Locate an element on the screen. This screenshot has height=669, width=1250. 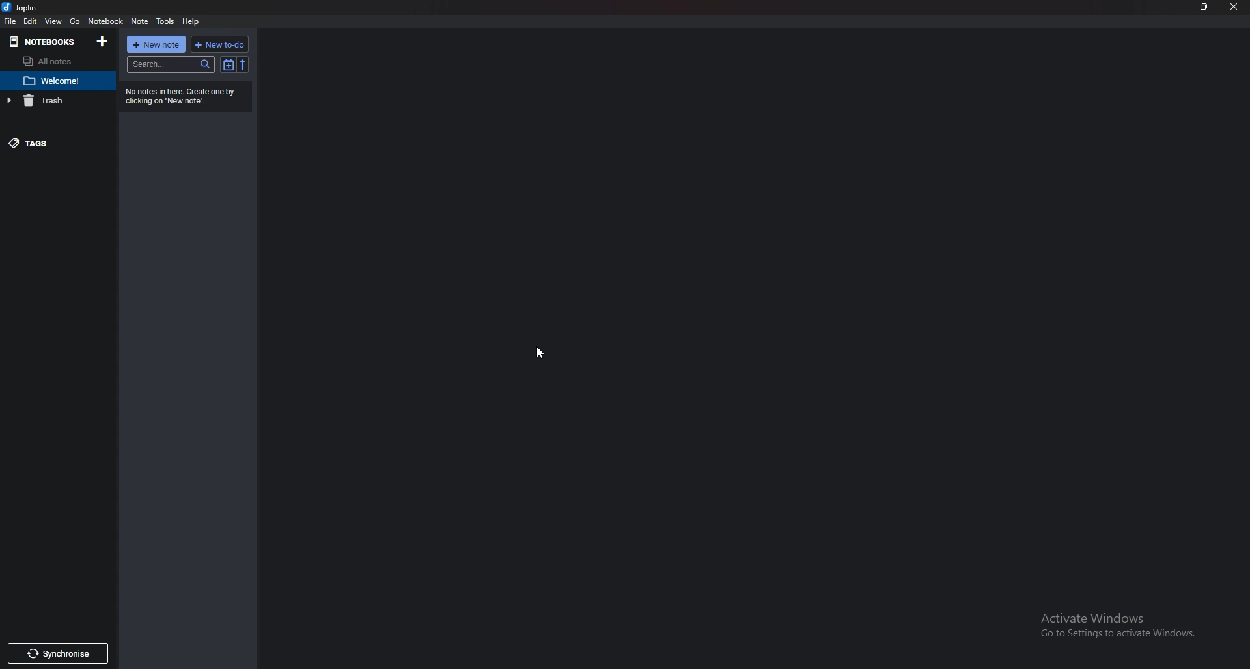
toggle sort order is located at coordinates (227, 65).